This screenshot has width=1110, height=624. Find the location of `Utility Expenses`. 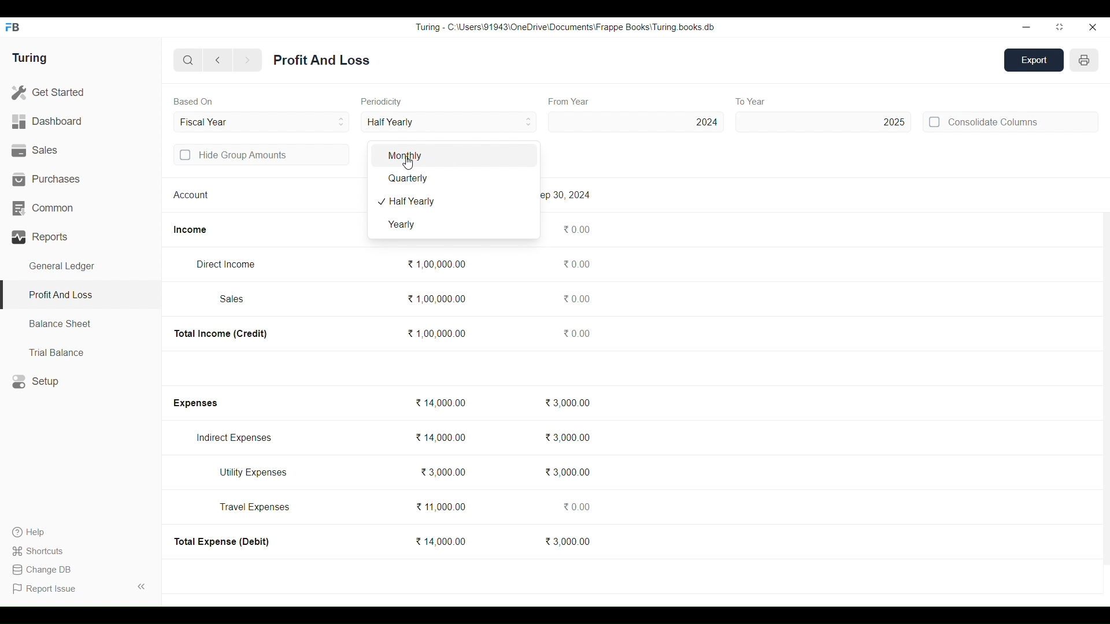

Utility Expenses is located at coordinates (254, 473).